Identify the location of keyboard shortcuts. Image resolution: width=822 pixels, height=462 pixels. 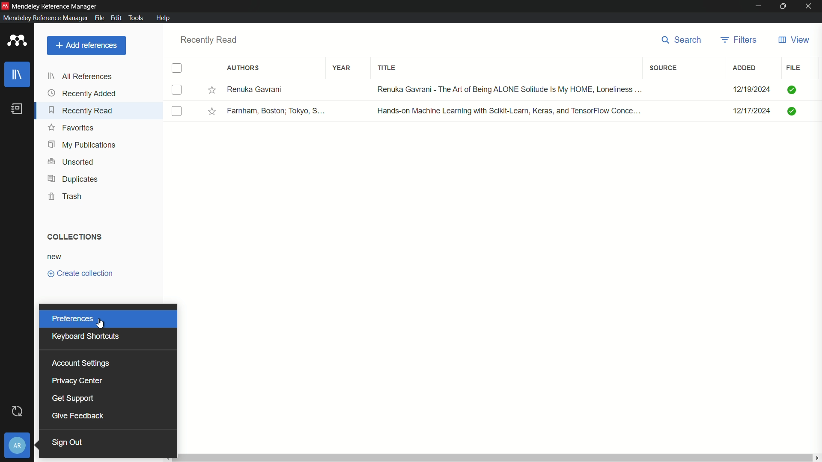
(86, 336).